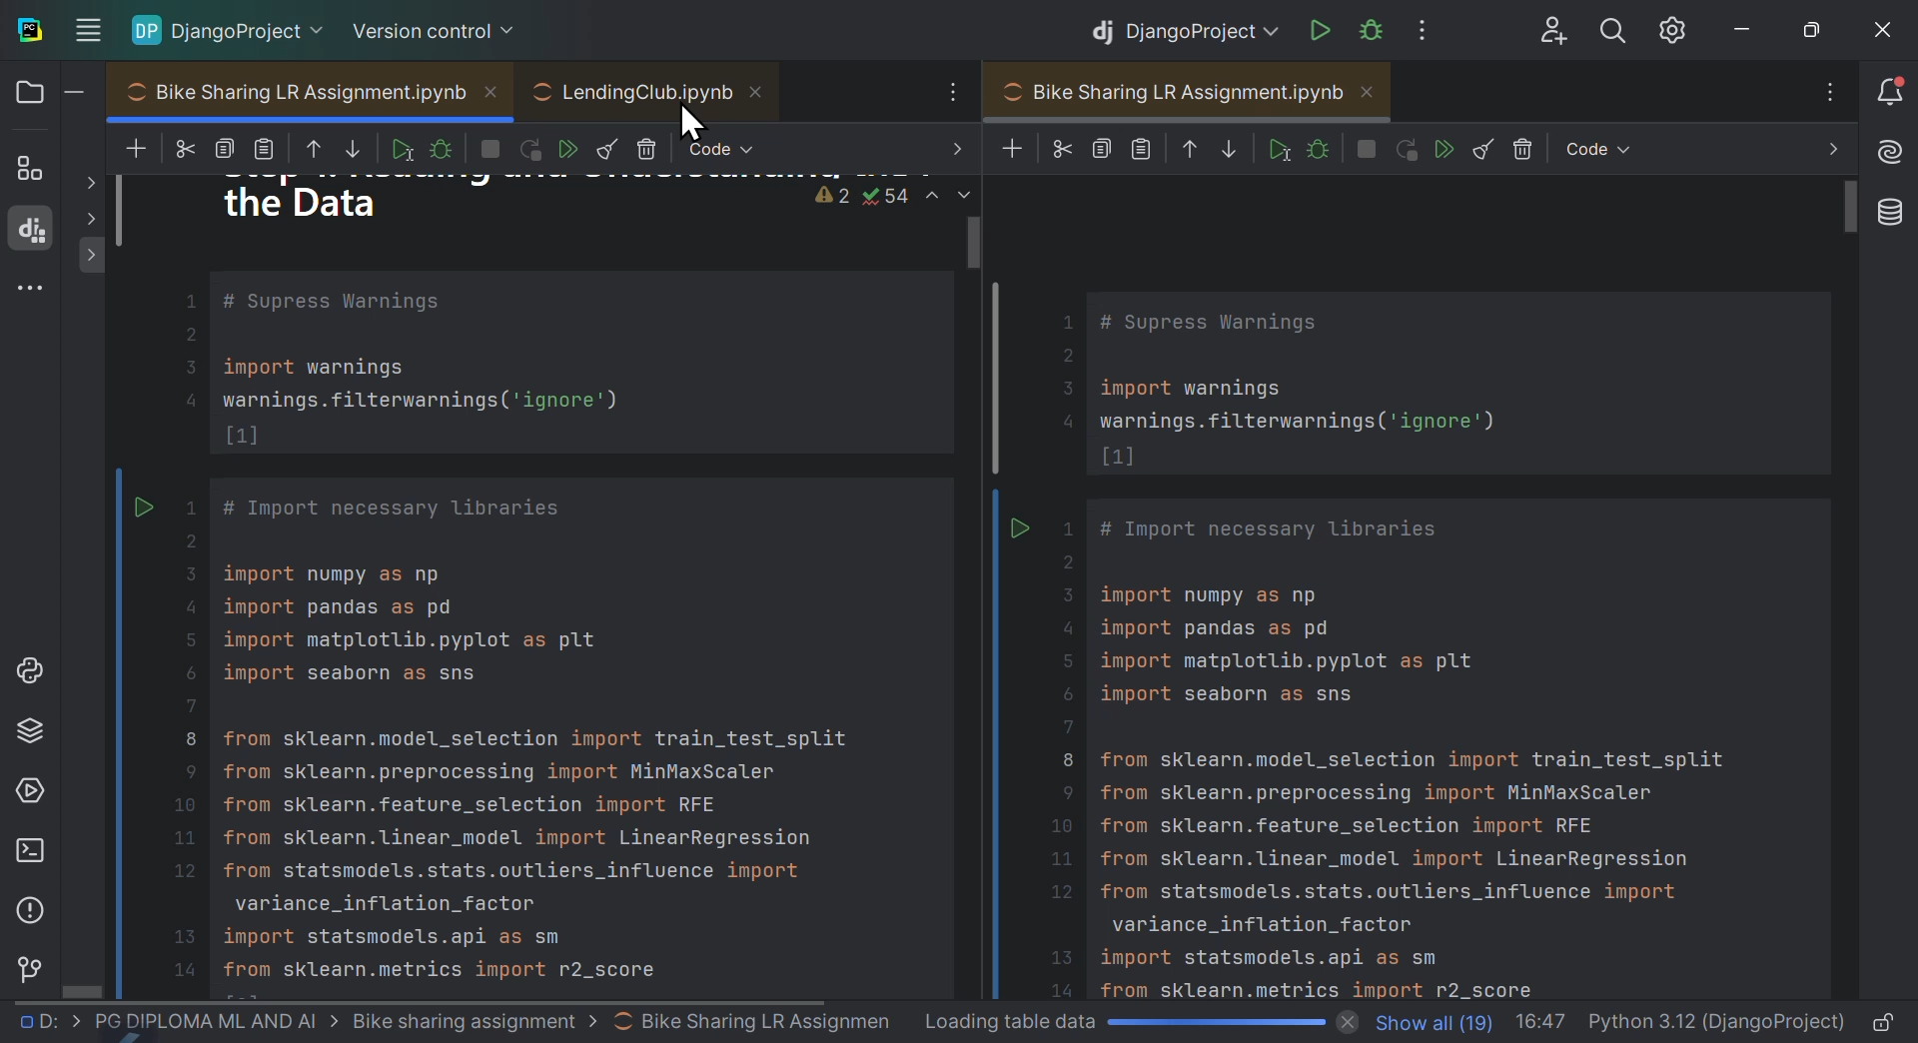  Describe the element at coordinates (30, 967) in the screenshot. I see `Version control` at that location.